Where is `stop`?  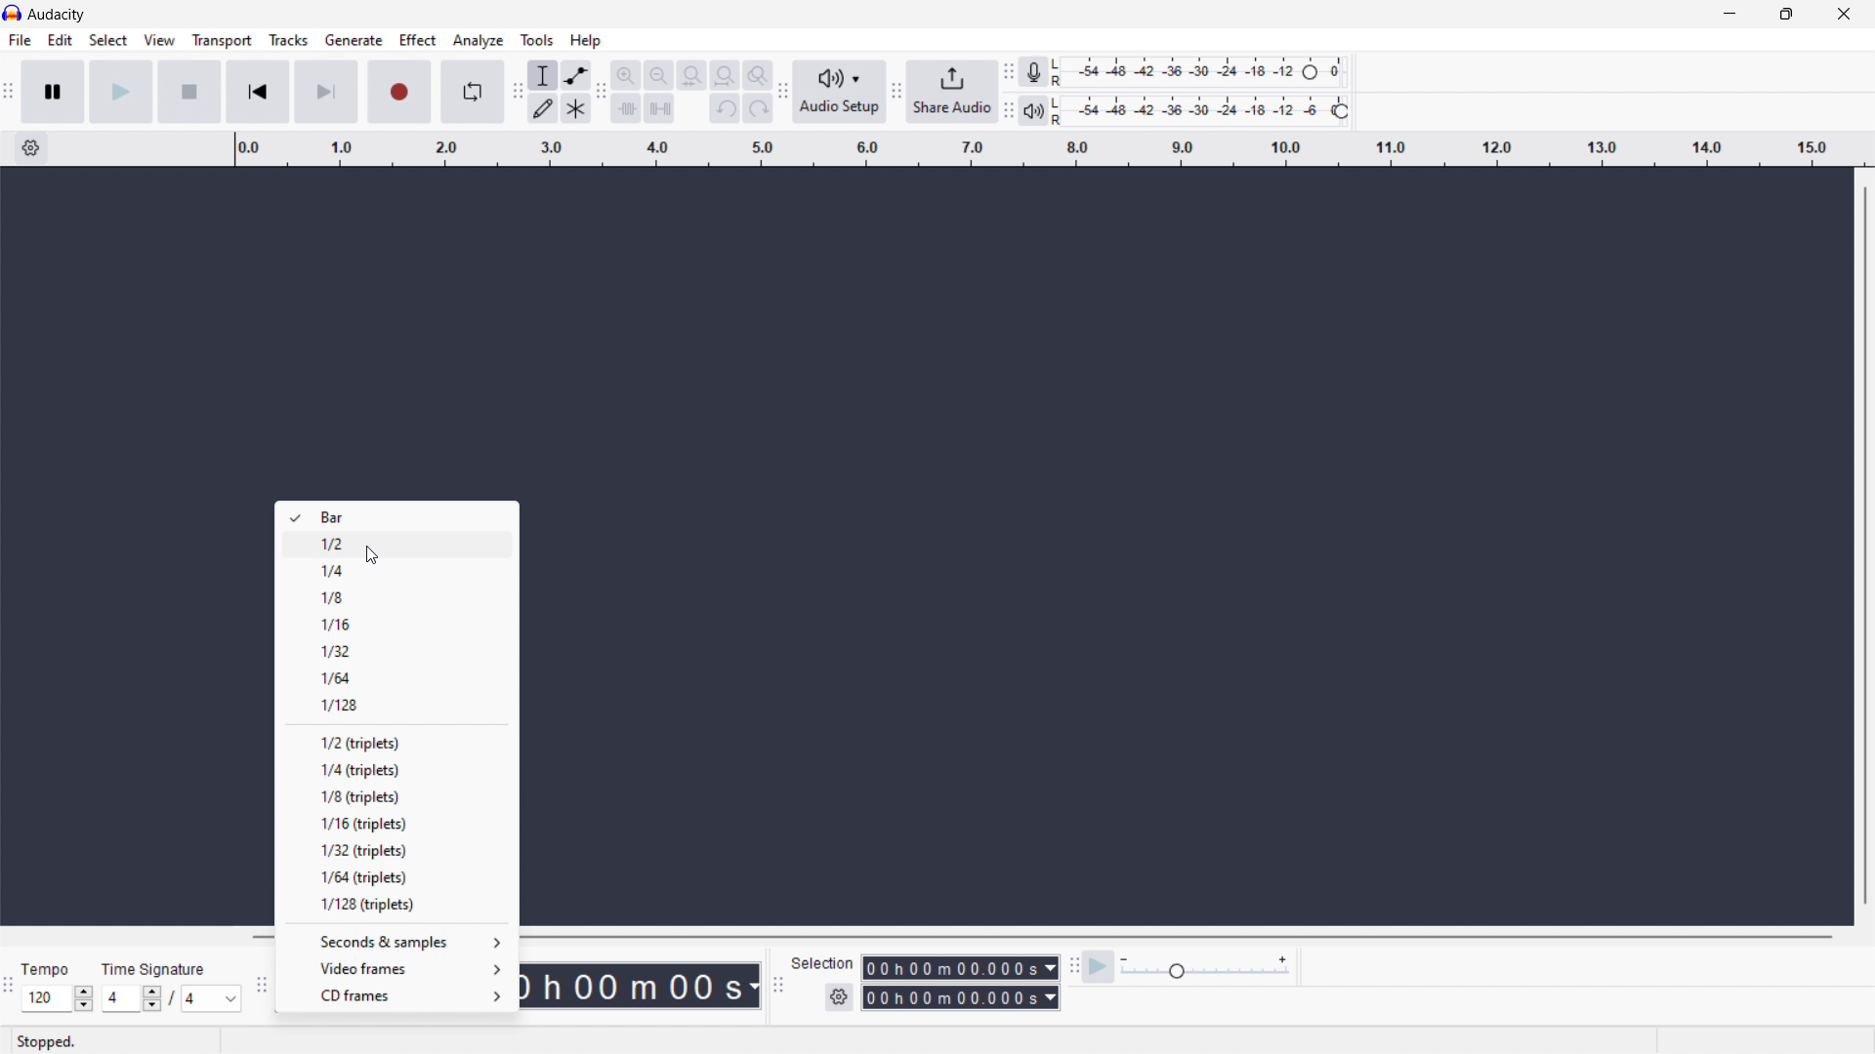 stop is located at coordinates (188, 93).